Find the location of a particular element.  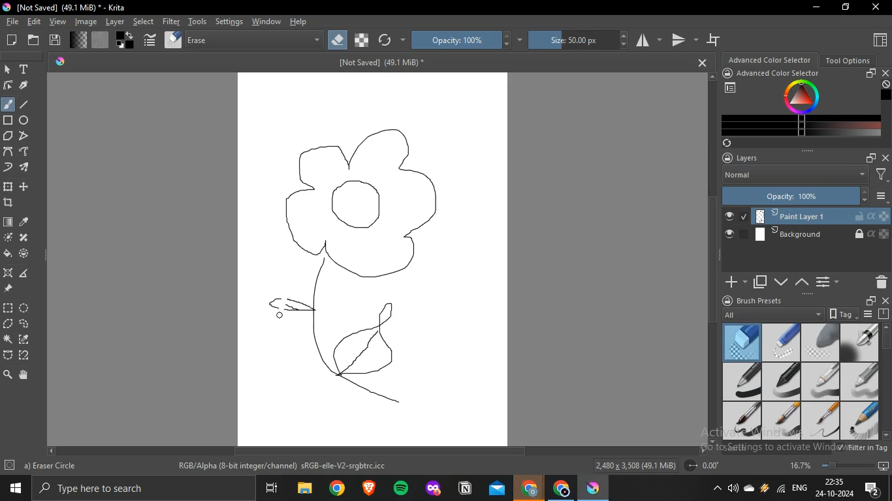

magnetic curve selection tool is located at coordinates (25, 355).